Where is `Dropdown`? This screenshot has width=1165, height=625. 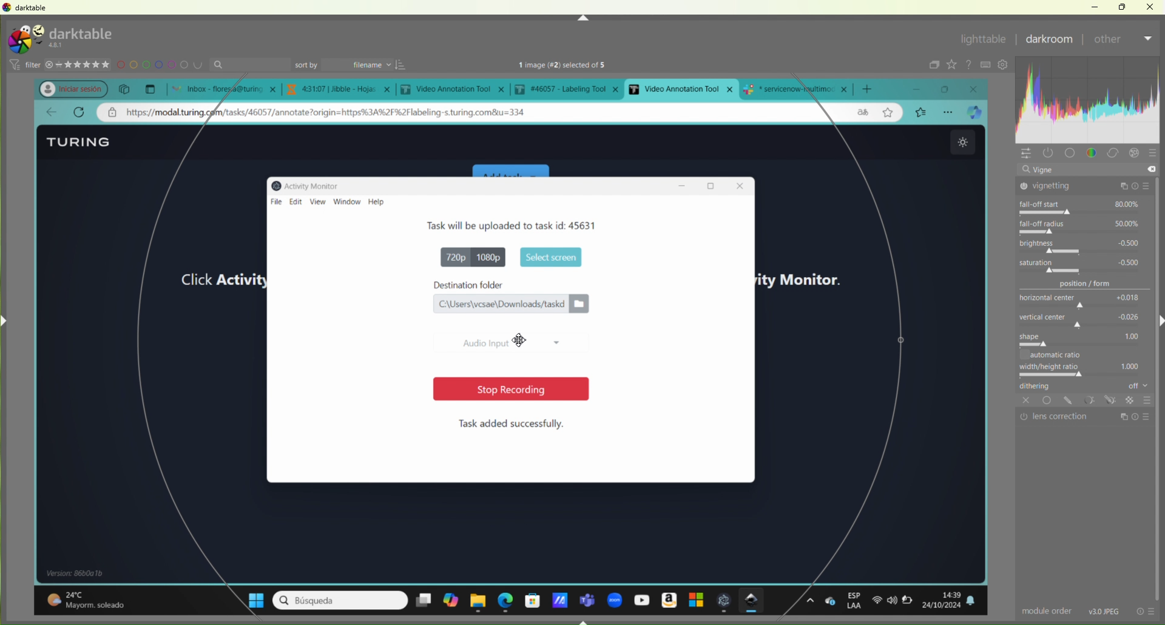 Dropdown is located at coordinates (1149, 38).